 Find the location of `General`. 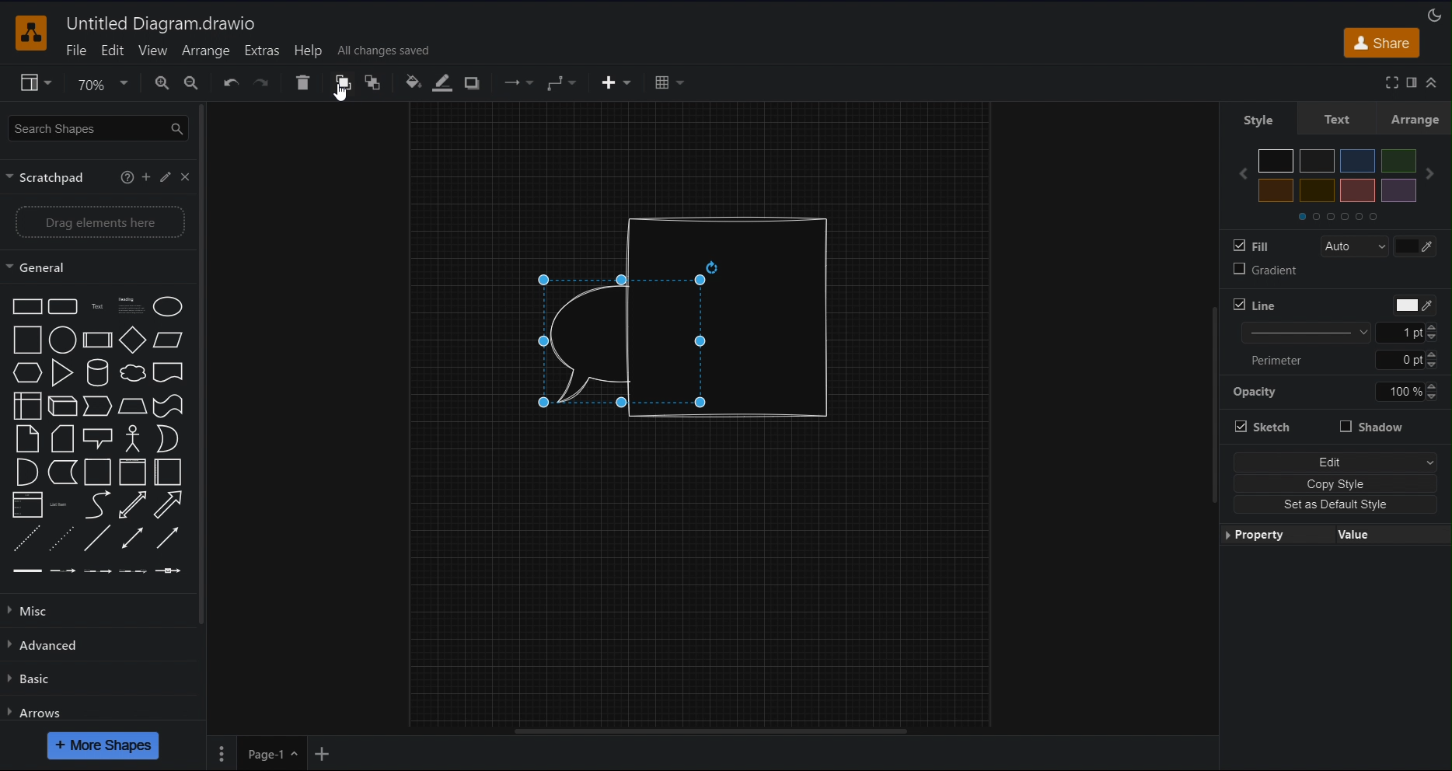

General is located at coordinates (96, 267).